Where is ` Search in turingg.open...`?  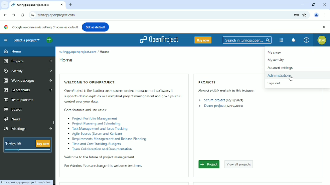
 Search in turingg.open... is located at coordinates (247, 40).